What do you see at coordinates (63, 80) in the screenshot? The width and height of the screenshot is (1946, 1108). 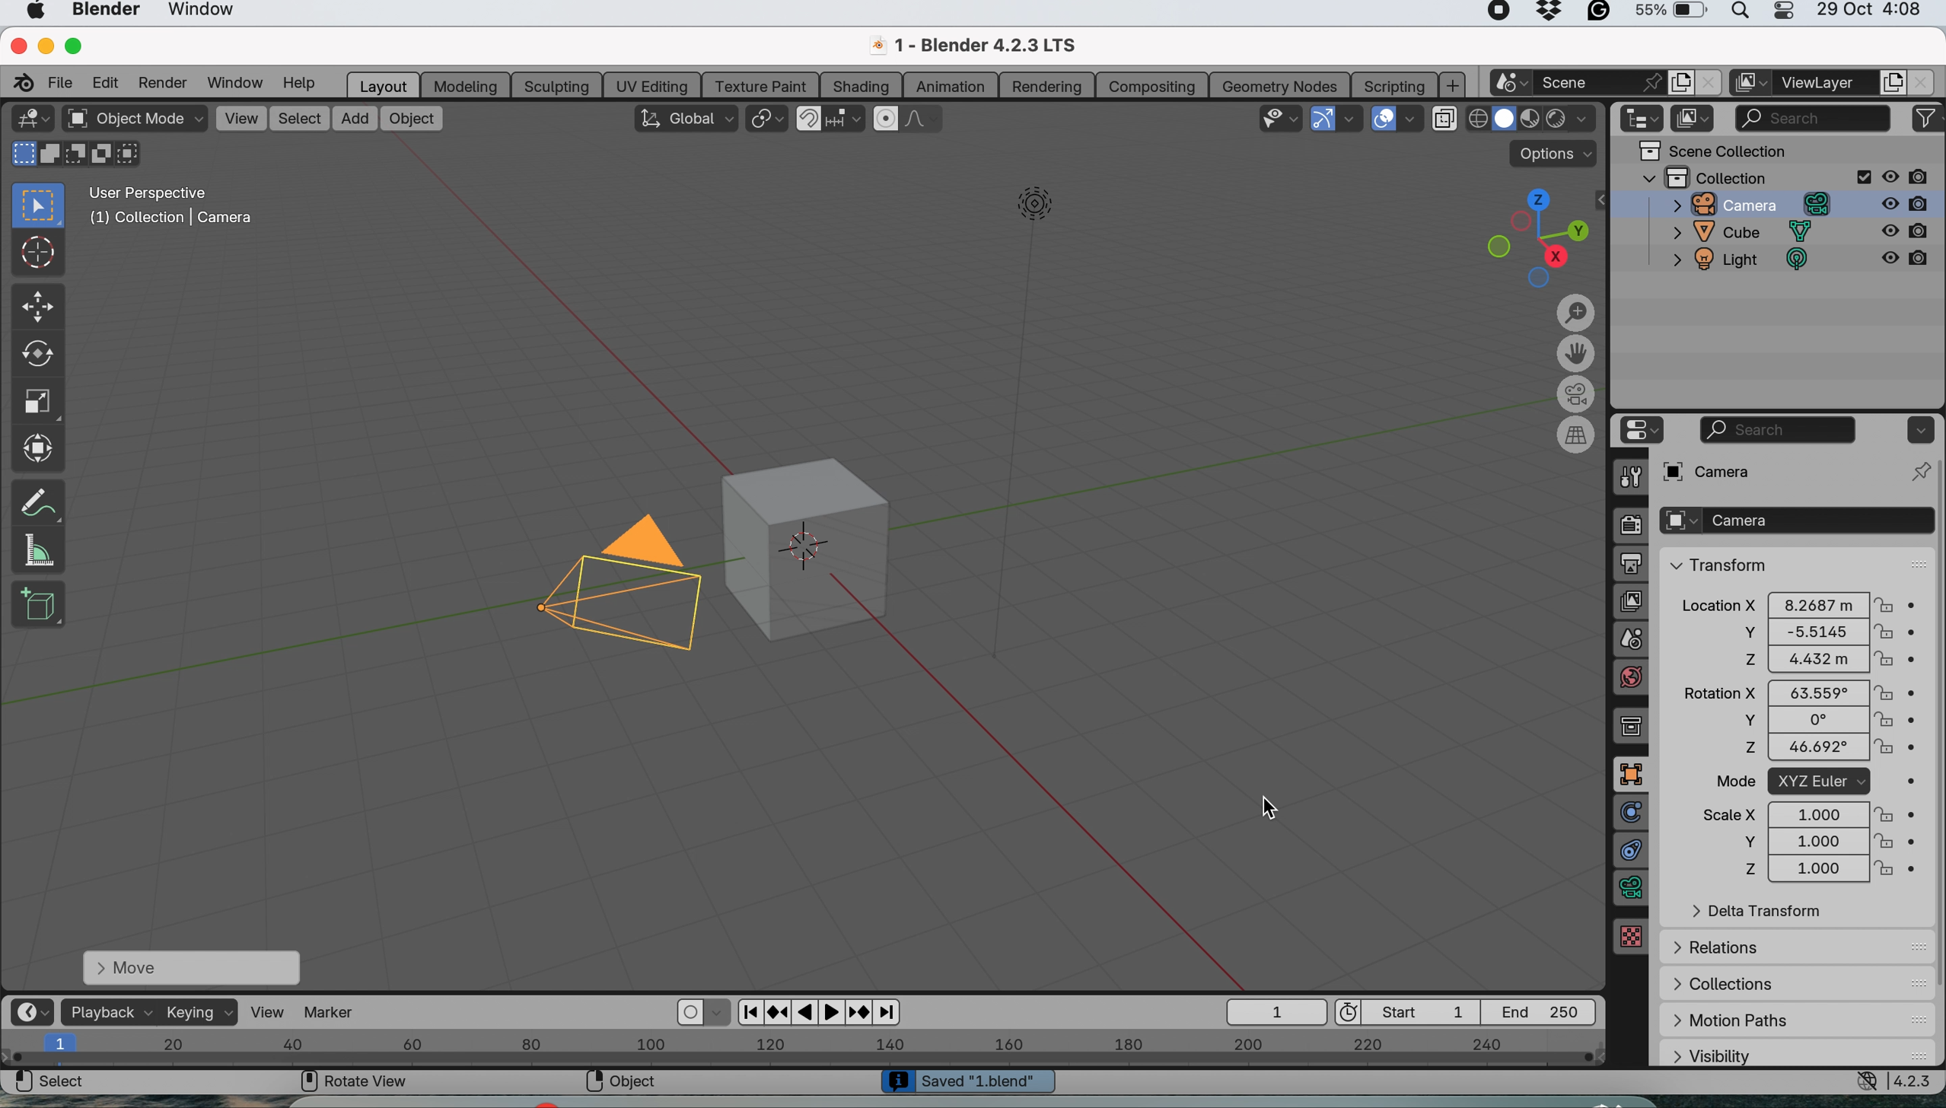 I see `file` at bounding box center [63, 80].